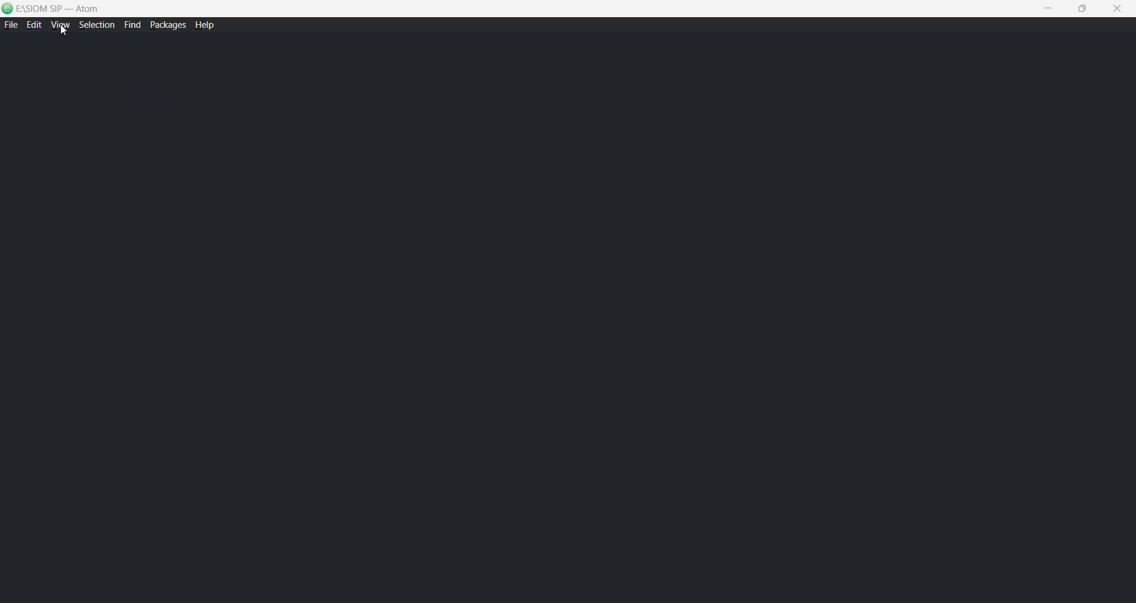 The height and width of the screenshot is (603, 1136). Describe the element at coordinates (11, 25) in the screenshot. I see `file` at that location.